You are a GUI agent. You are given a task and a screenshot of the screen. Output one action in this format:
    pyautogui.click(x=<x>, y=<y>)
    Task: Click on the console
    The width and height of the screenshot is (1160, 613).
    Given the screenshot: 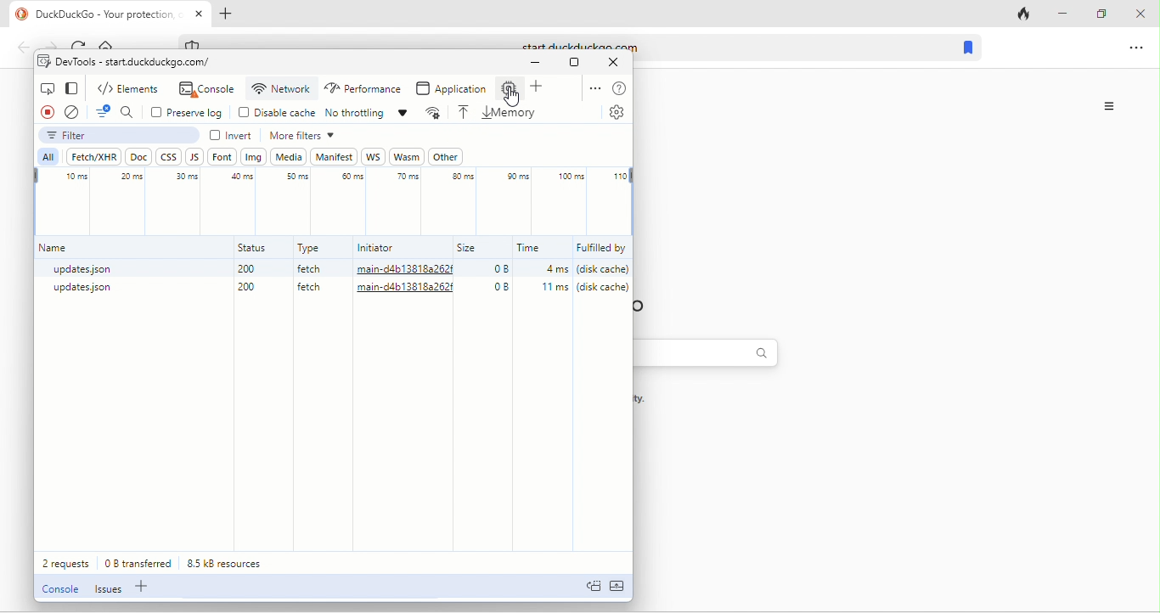 What is the action you would take?
    pyautogui.click(x=211, y=89)
    